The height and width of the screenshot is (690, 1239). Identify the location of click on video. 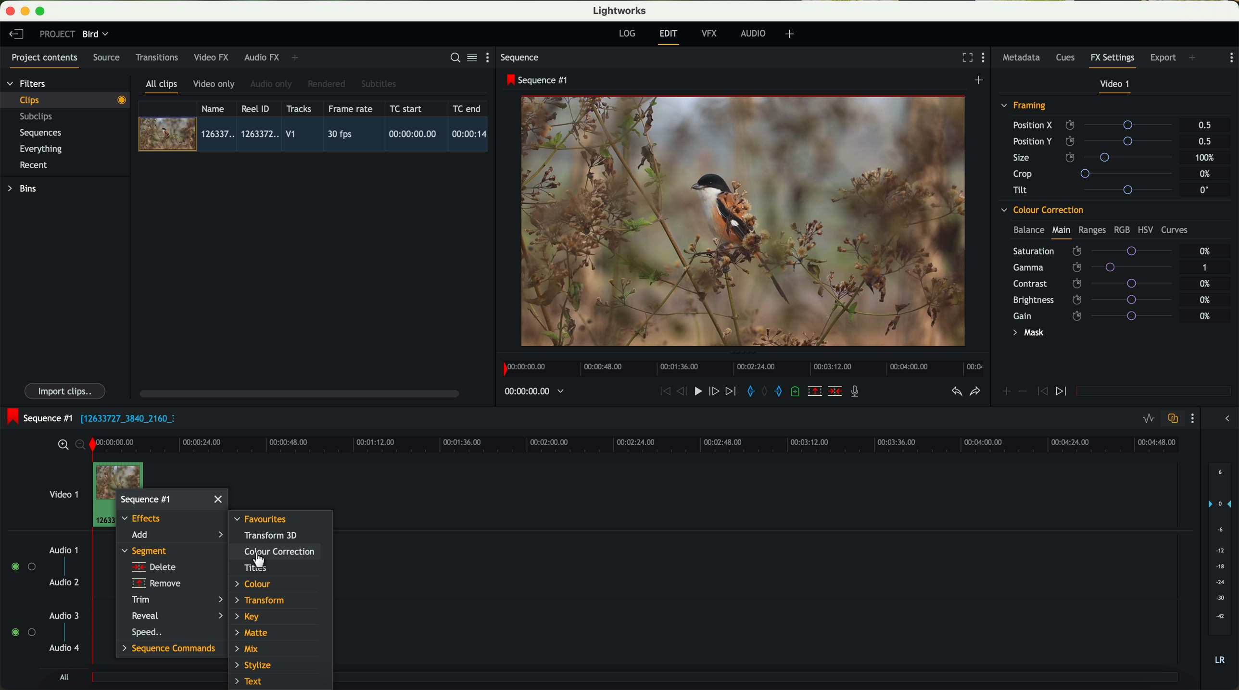
(316, 136).